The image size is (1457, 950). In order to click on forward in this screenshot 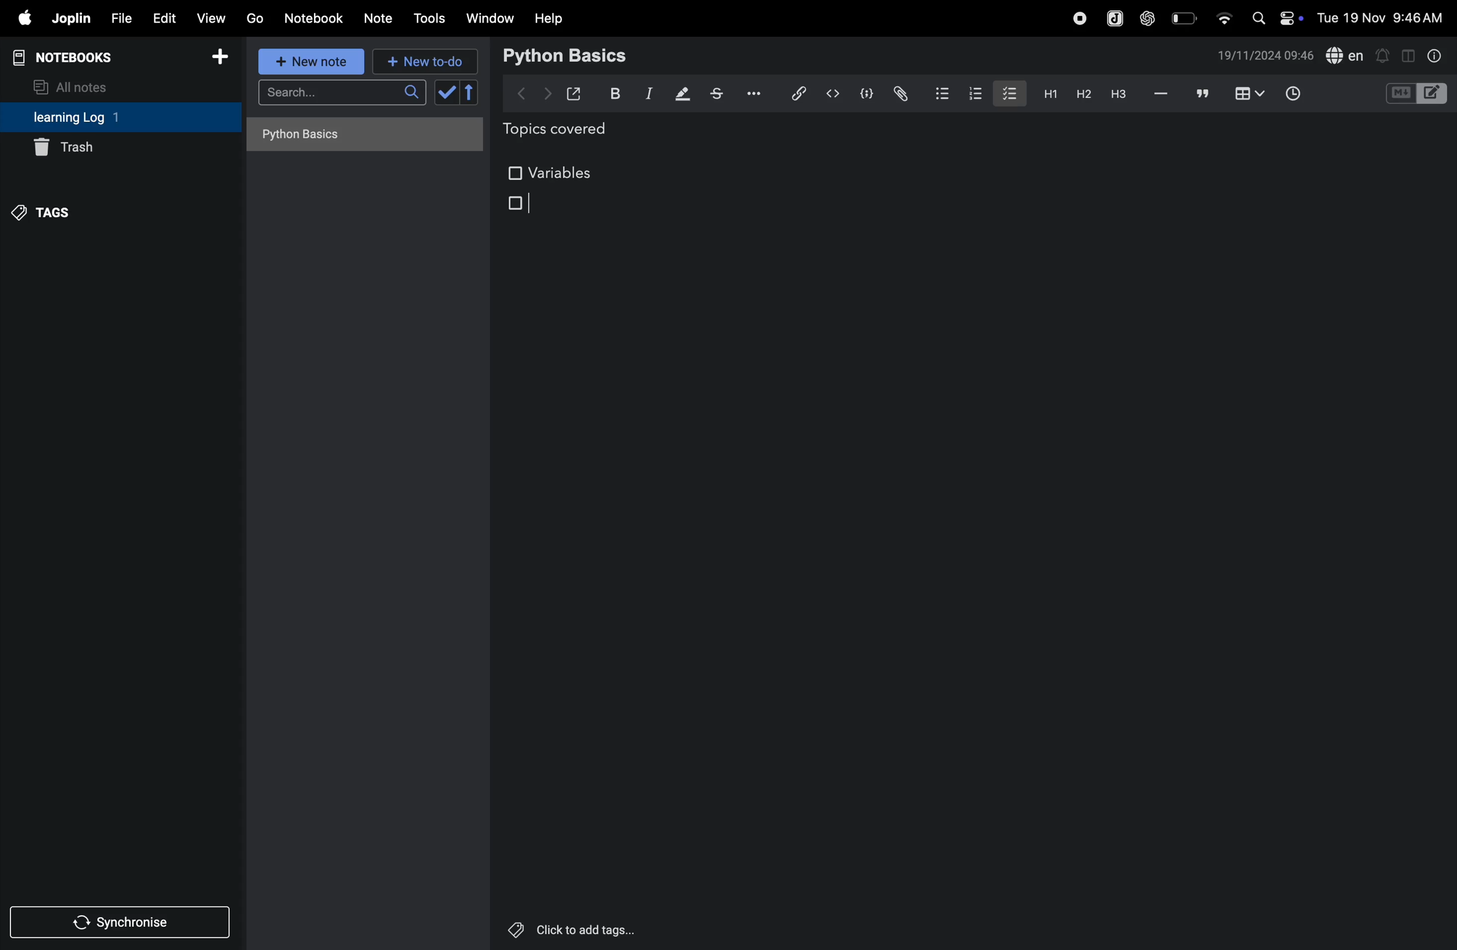, I will do `click(547, 94)`.